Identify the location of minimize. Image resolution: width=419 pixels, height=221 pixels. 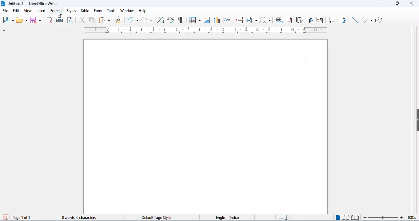
(384, 4).